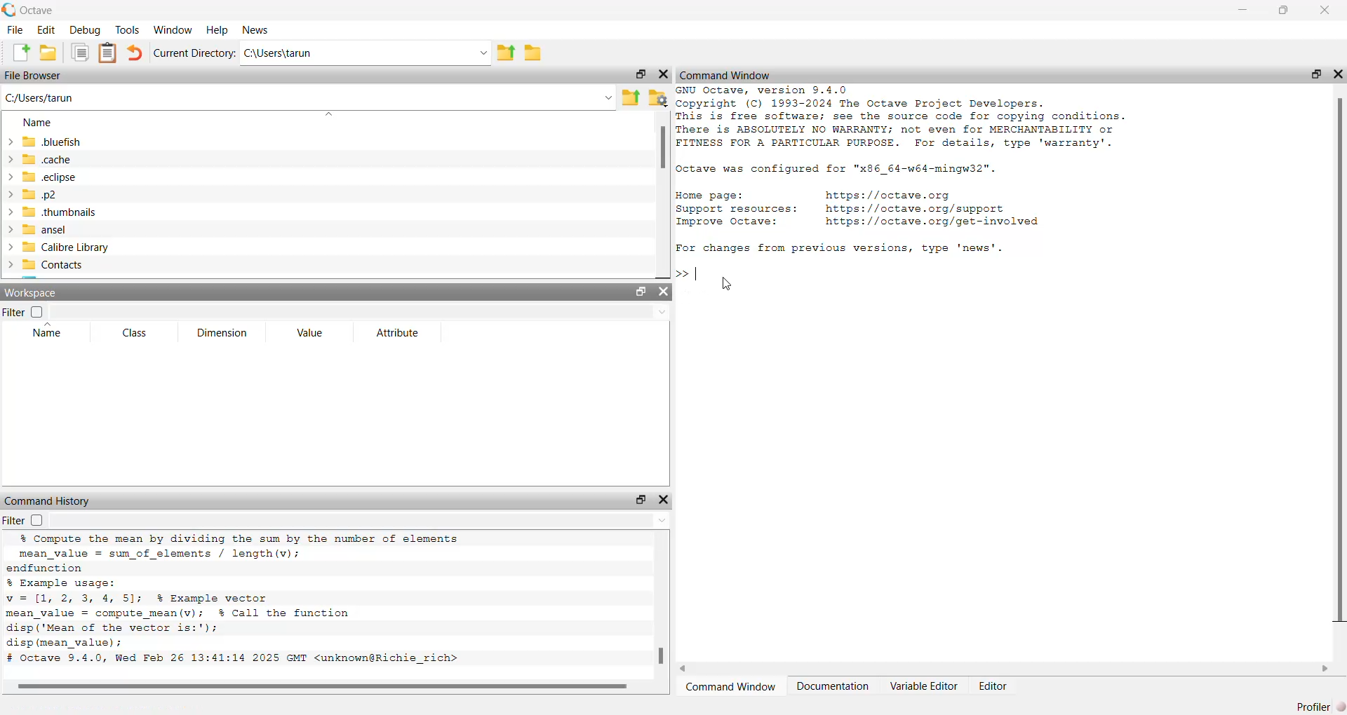  I want to click on C:/Users/tarun, so click(41, 98).